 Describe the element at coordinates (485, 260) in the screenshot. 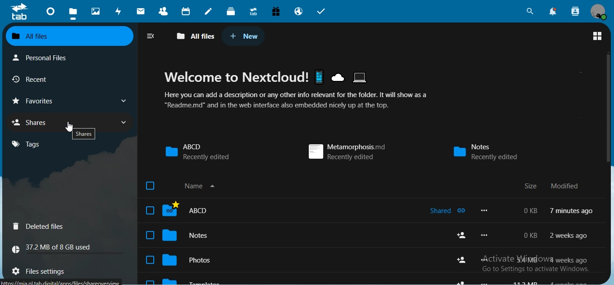

I see `more options` at that location.